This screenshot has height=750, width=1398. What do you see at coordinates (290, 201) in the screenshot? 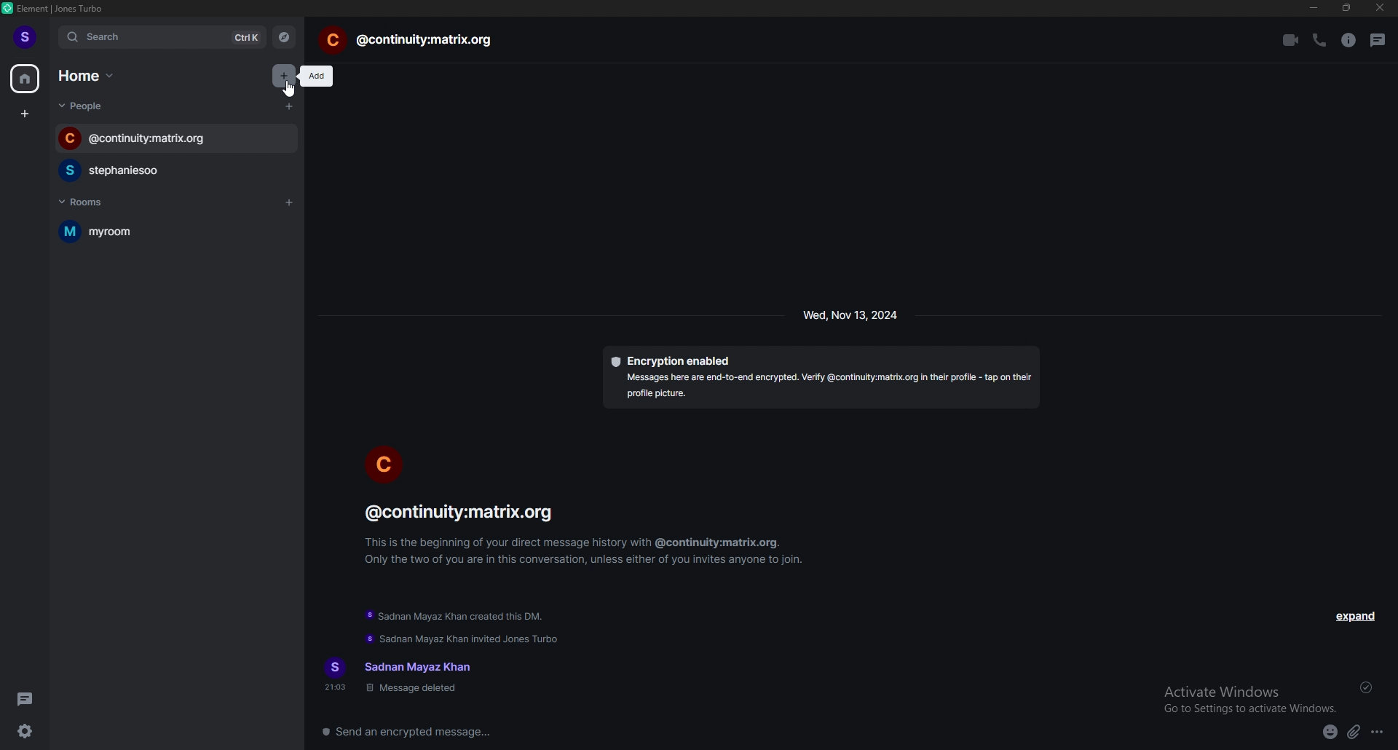
I see `add room` at bounding box center [290, 201].